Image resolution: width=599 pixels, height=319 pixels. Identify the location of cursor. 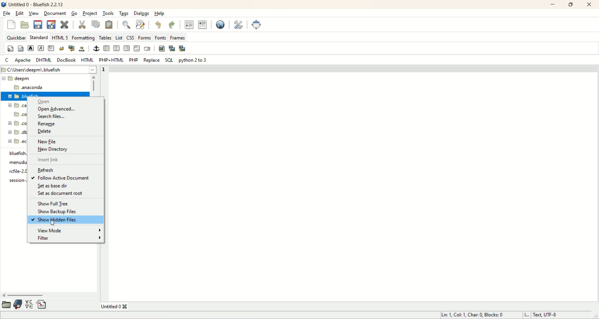
(54, 223).